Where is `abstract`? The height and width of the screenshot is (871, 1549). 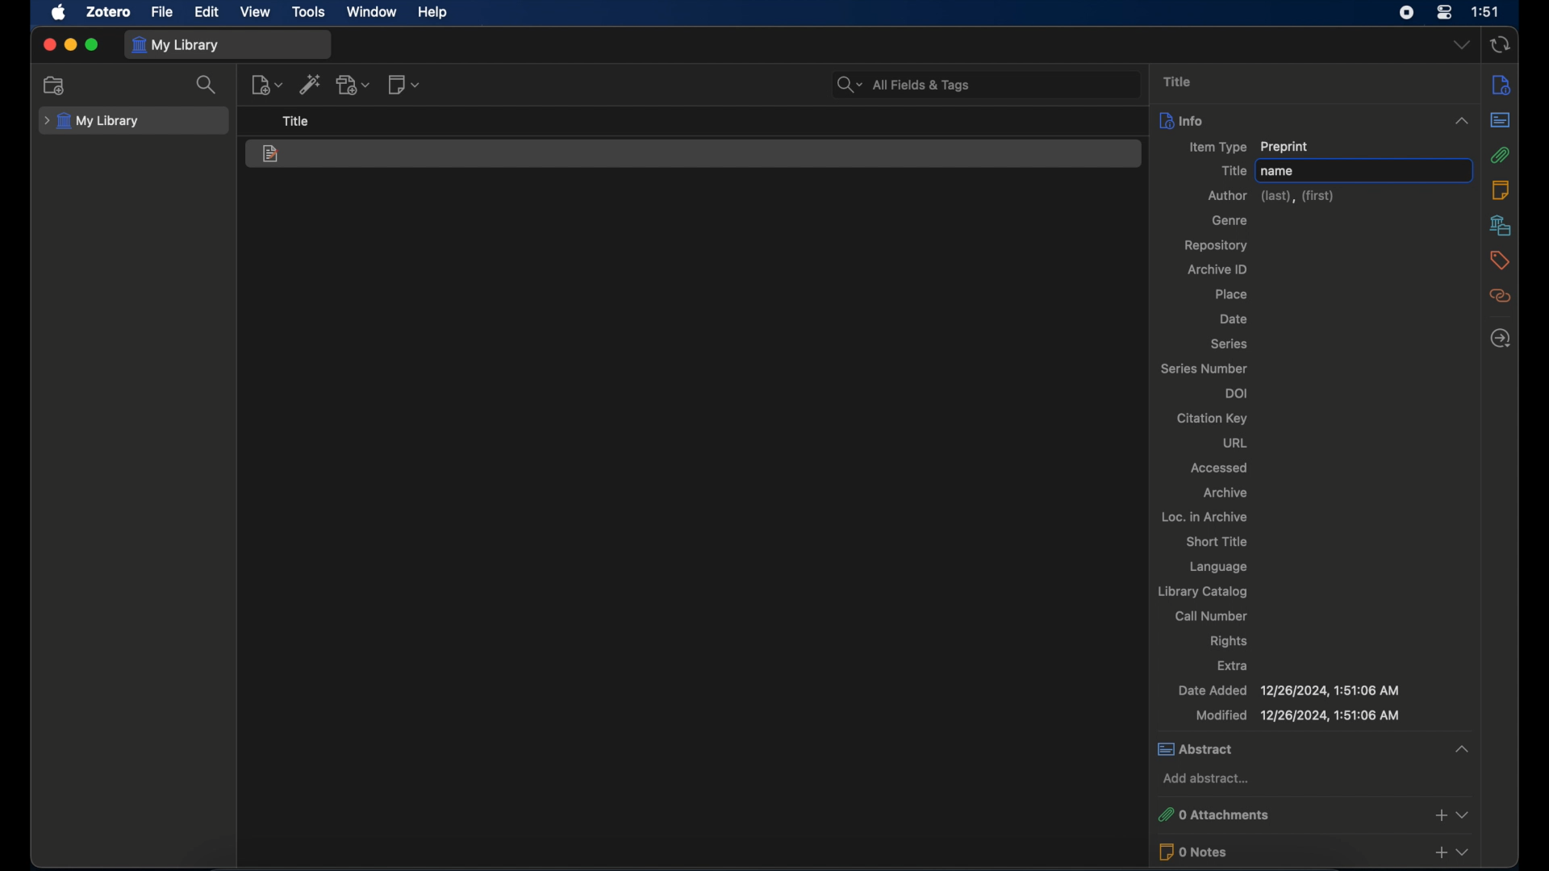 abstract is located at coordinates (1501, 119).